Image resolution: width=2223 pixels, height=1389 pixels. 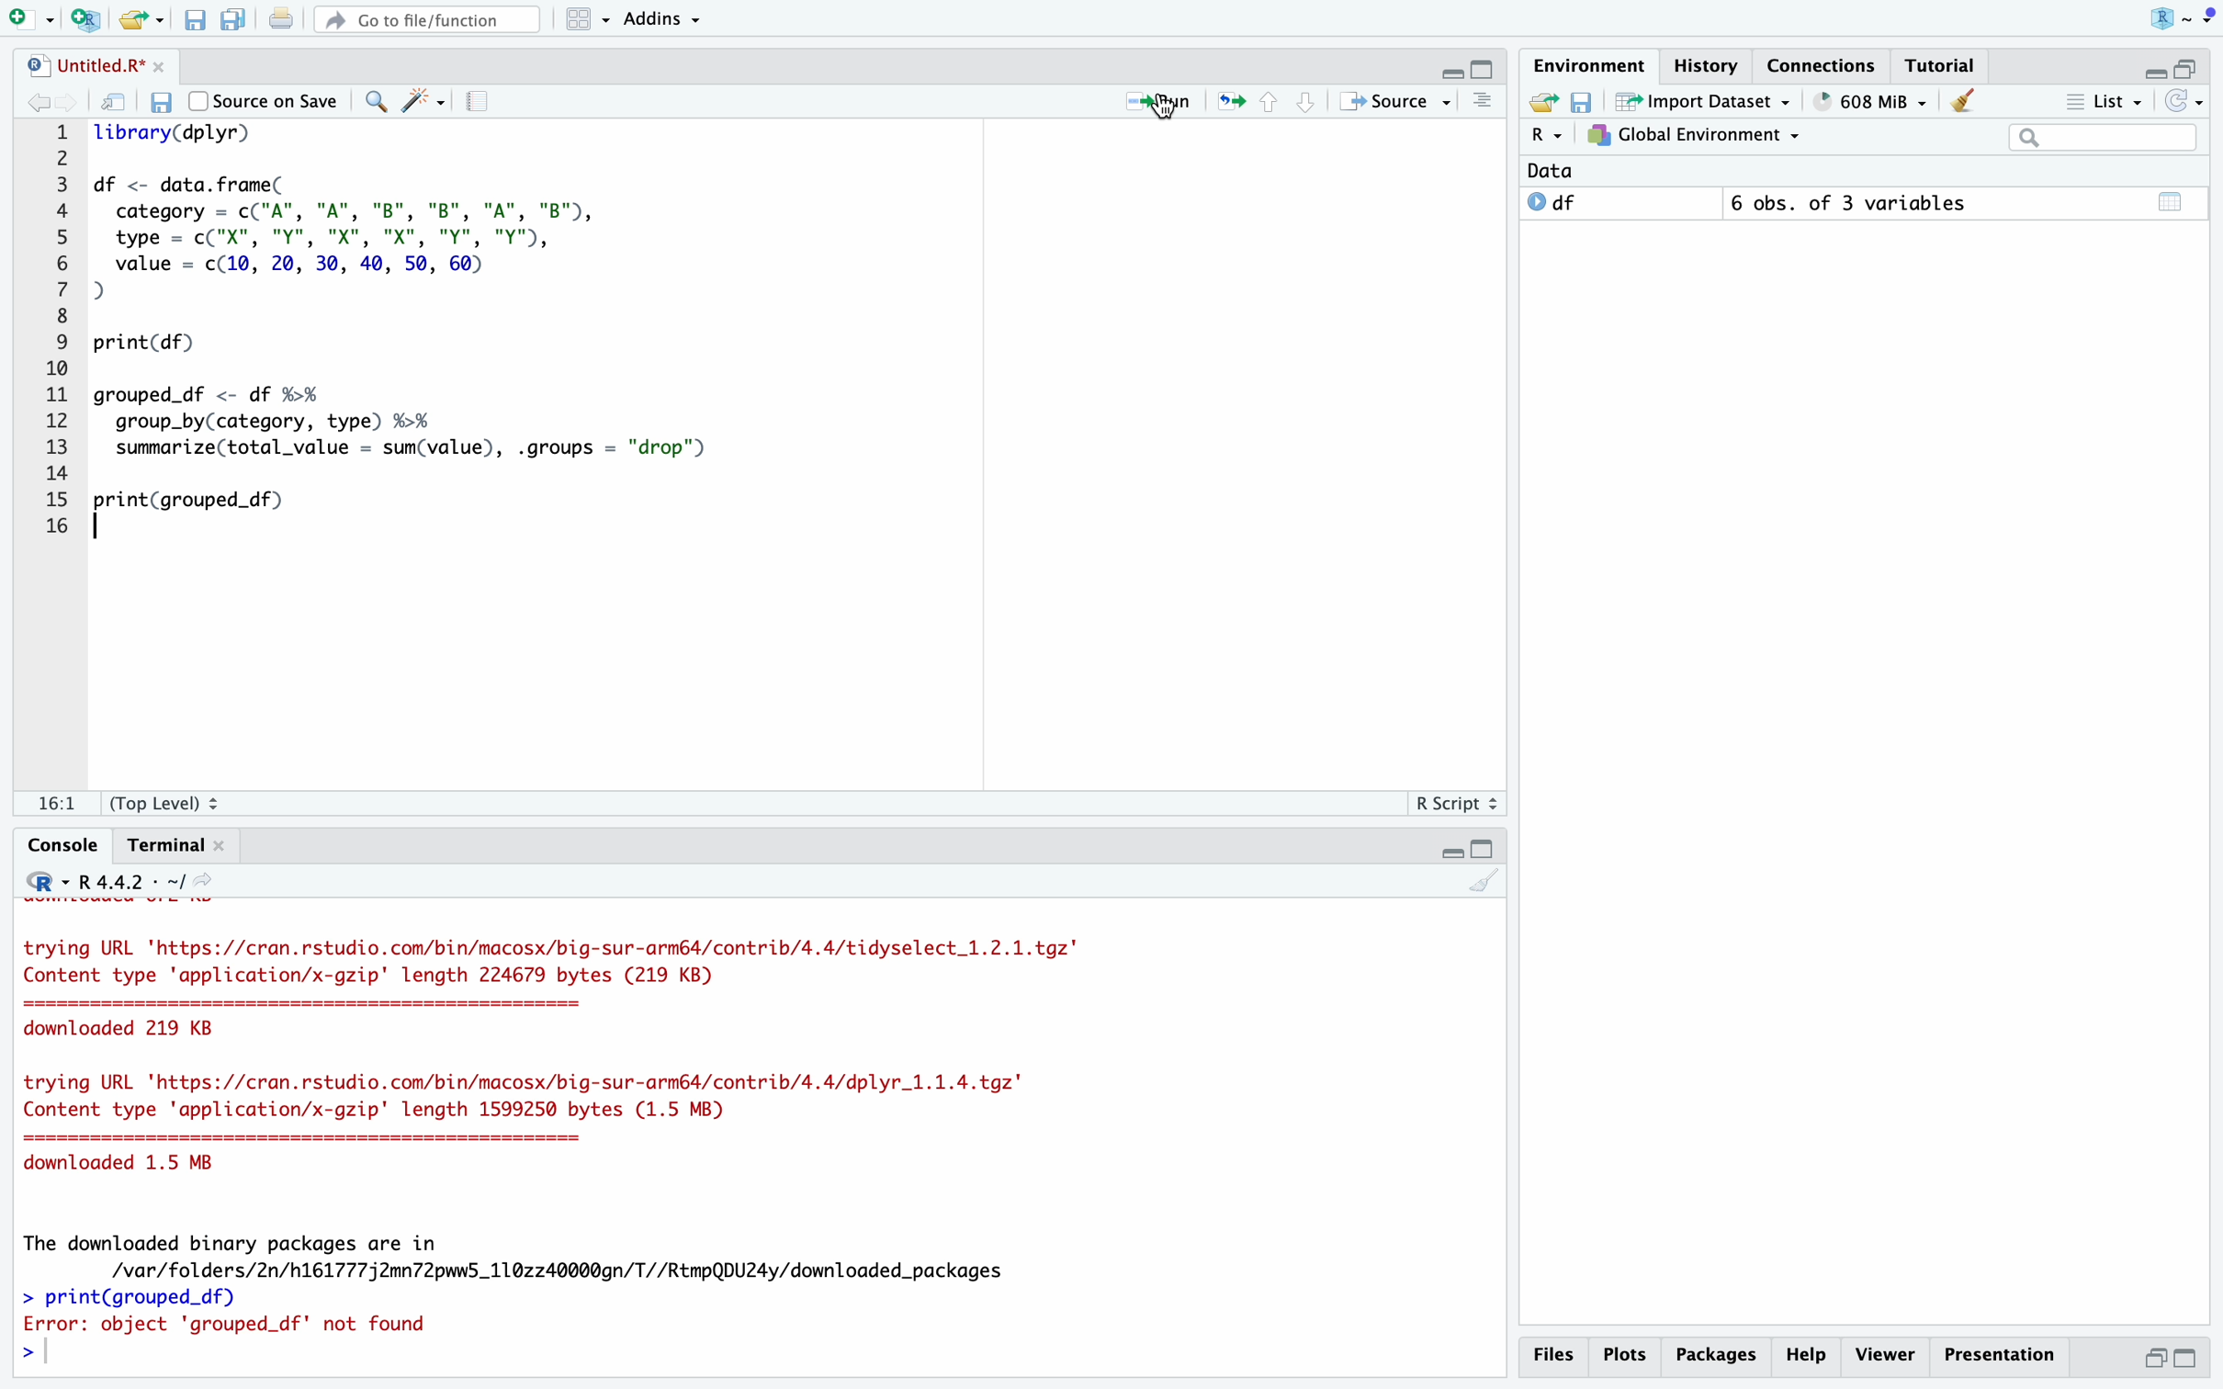 I want to click on Hide, so click(x=1450, y=71).